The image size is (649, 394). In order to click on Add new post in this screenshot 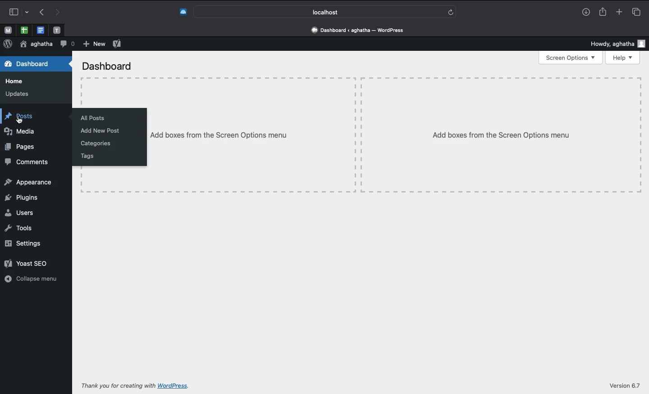, I will do `click(97, 130)`.